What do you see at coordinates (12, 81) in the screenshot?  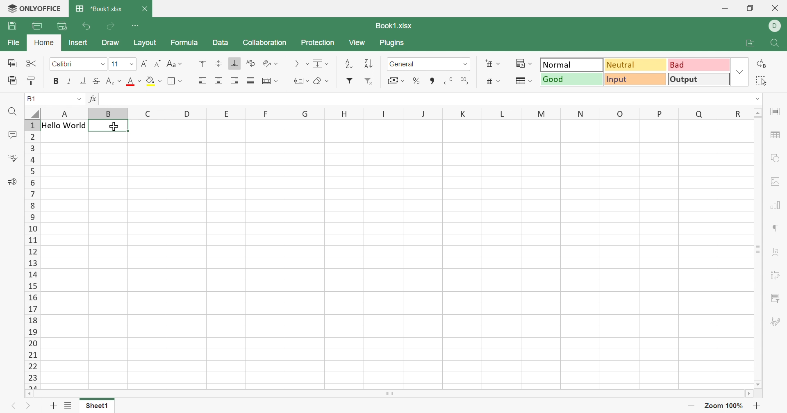 I see `Paste` at bounding box center [12, 81].